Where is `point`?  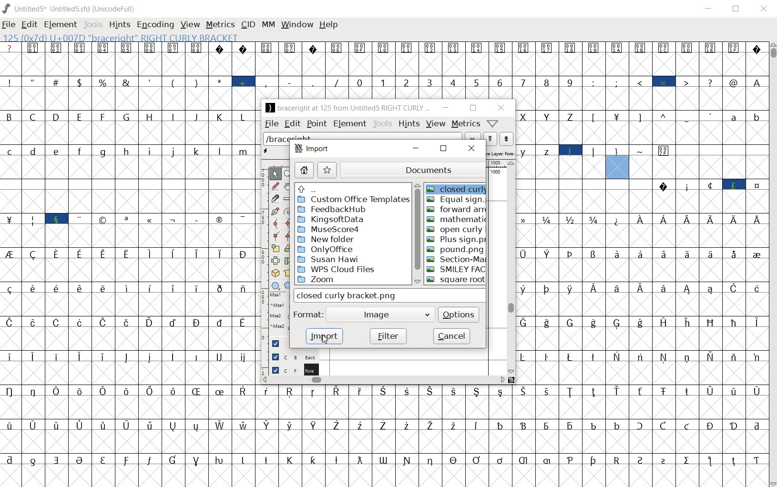 point is located at coordinates (317, 123).